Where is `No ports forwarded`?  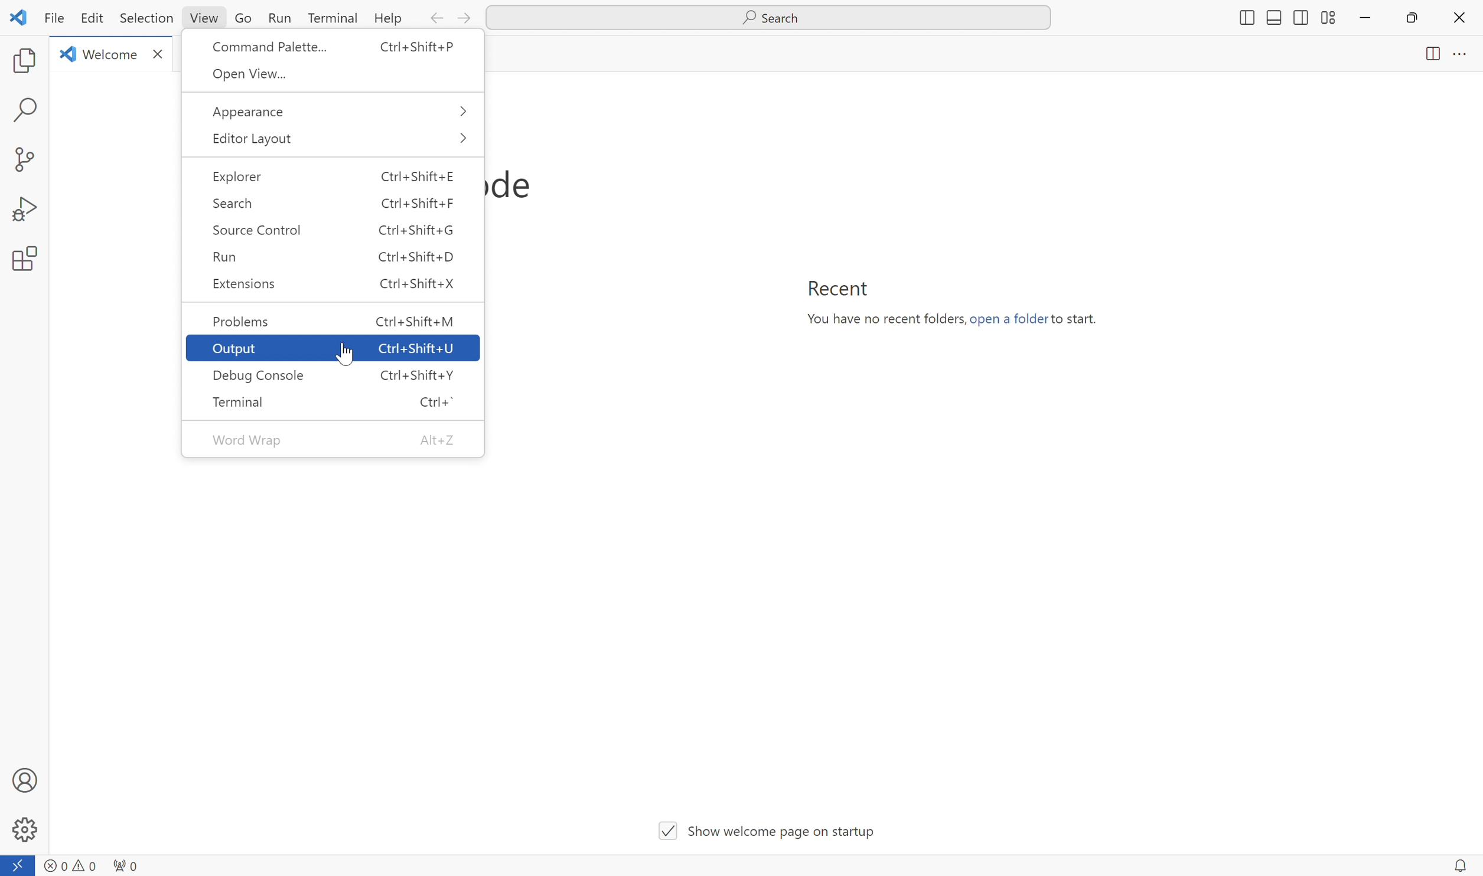
No ports forwarded is located at coordinates (126, 865).